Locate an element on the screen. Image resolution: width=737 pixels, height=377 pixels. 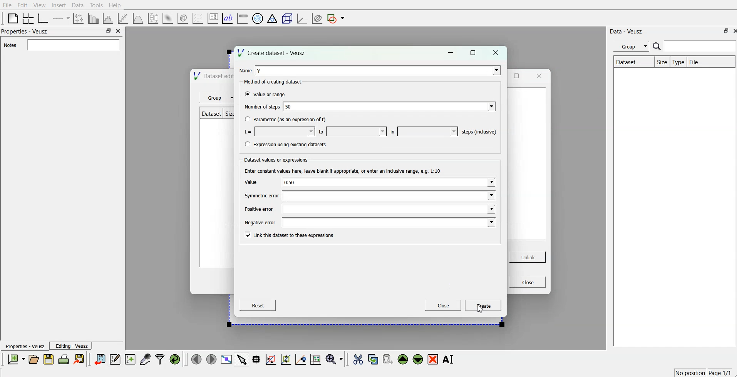
maximise is located at coordinates (517, 75).